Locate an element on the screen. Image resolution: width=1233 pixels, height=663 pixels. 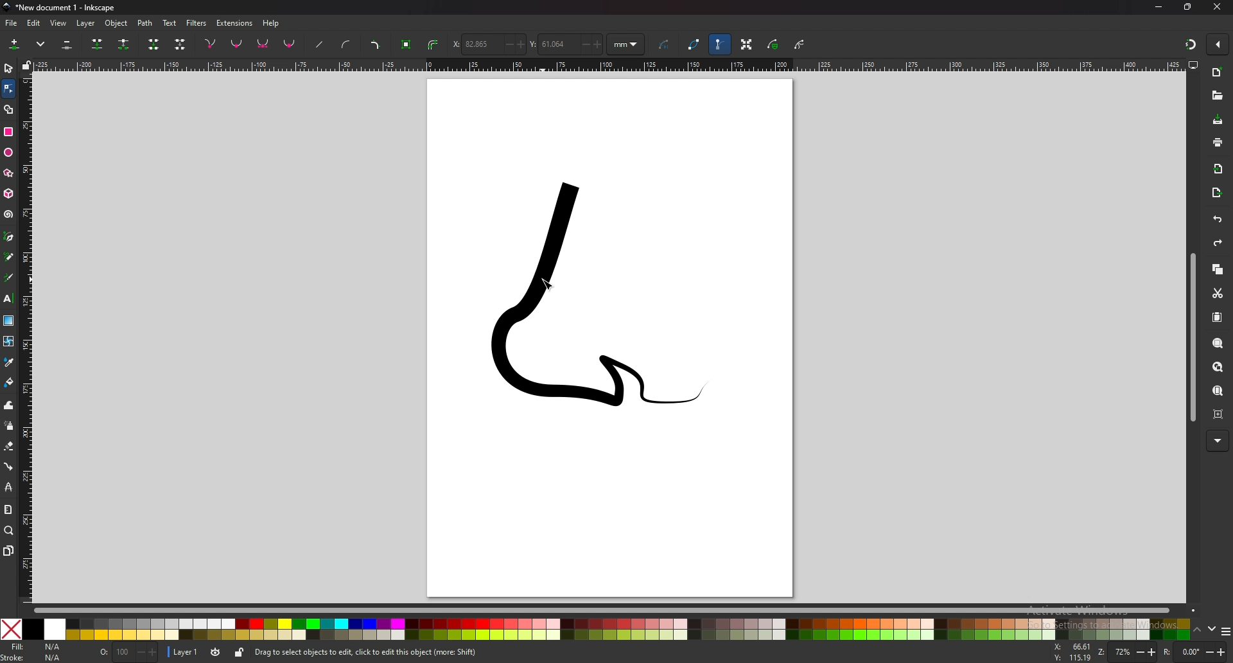
smooth is located at coordinates (237, 45).